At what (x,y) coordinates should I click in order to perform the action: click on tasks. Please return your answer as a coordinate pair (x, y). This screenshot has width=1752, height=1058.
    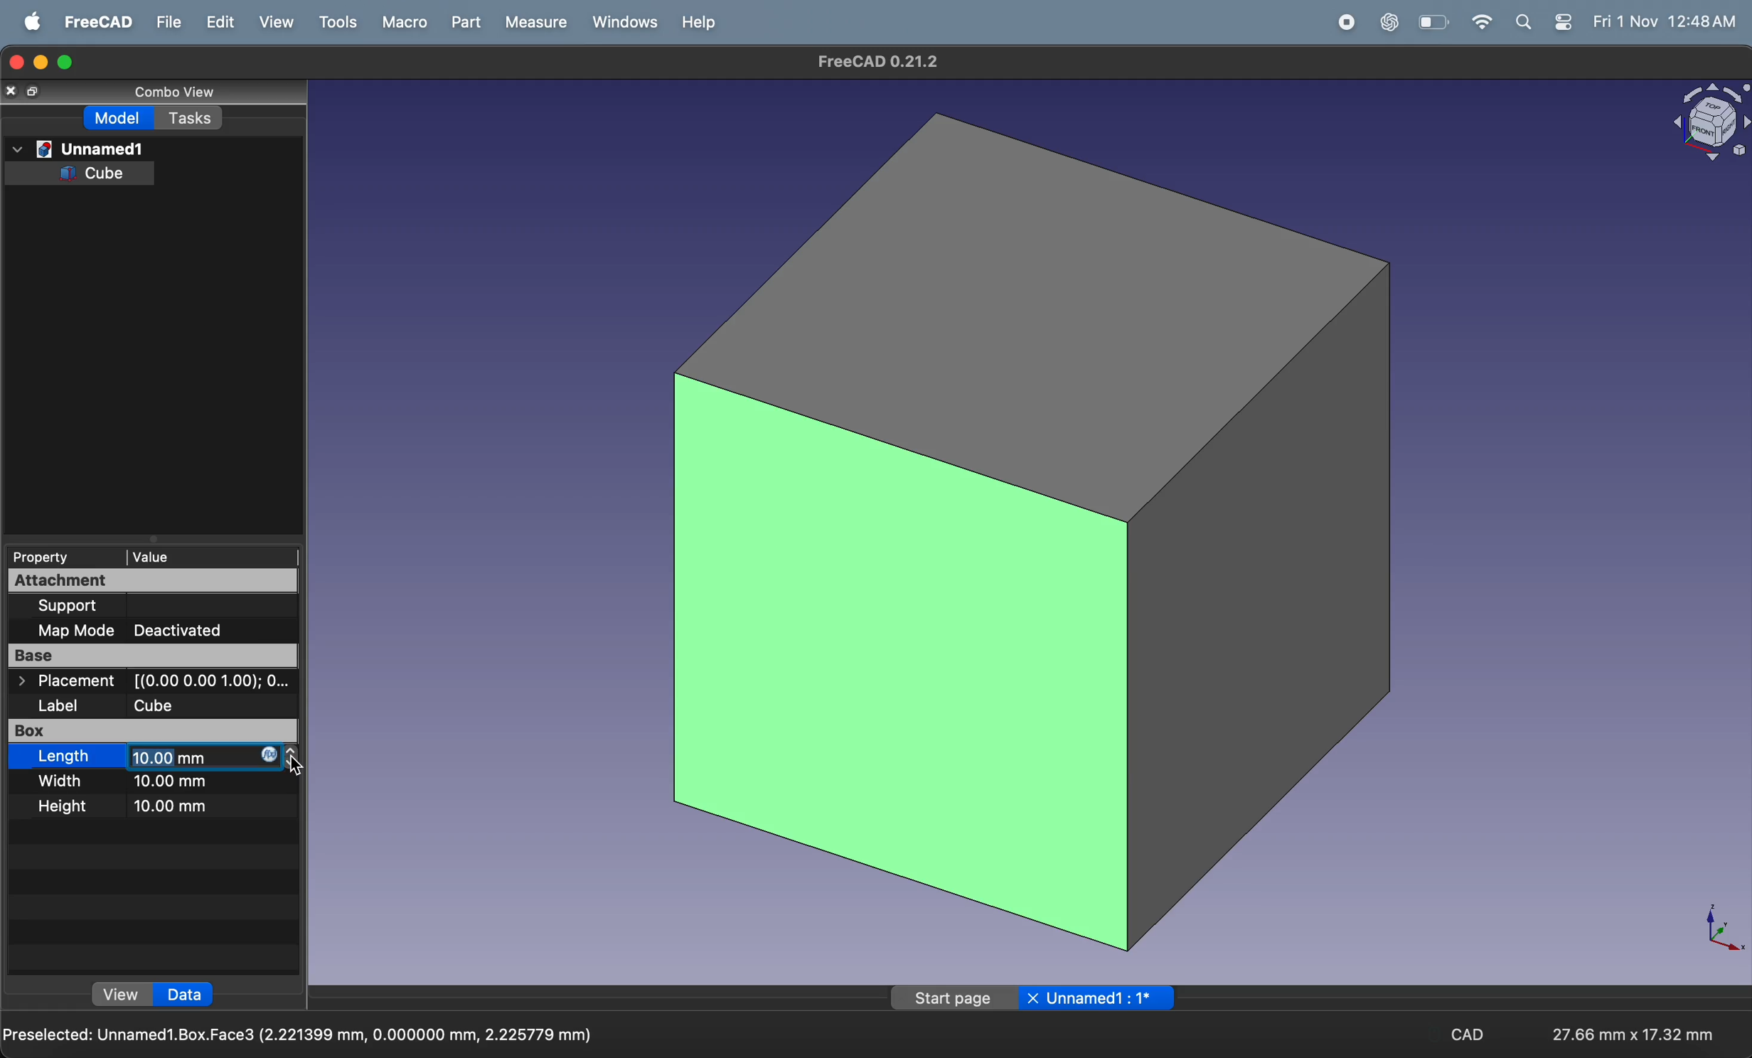
    Looking at the image, I should click on (191, 117).